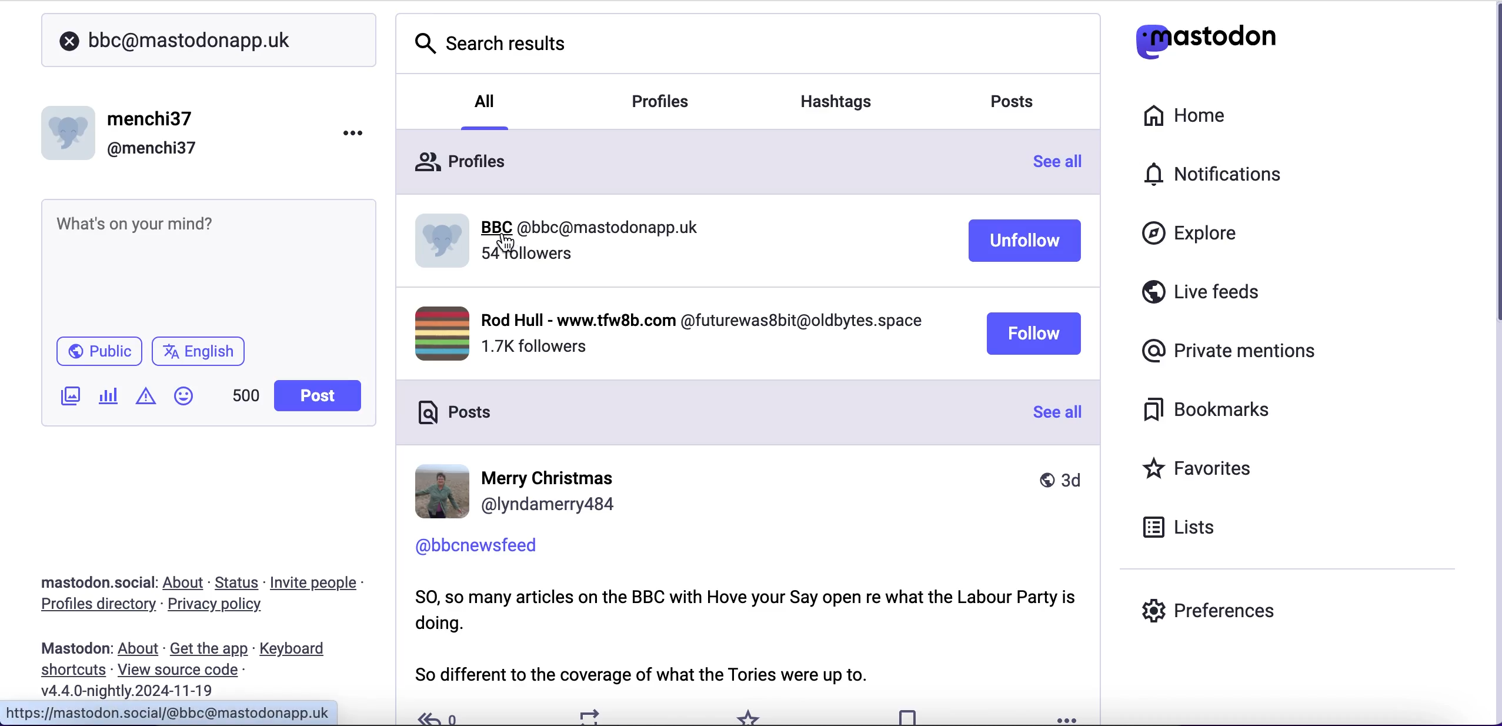  I want to click on see all, so click(1057, 159).